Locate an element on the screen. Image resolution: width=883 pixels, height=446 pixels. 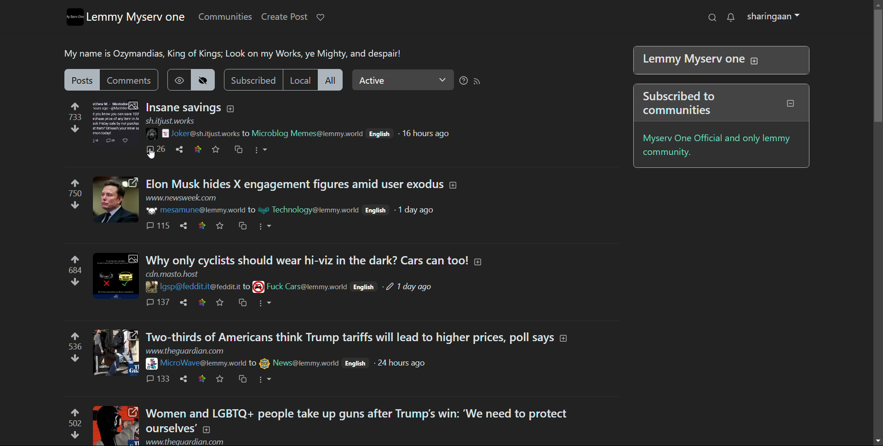
url is located at coordinates (181, 198).